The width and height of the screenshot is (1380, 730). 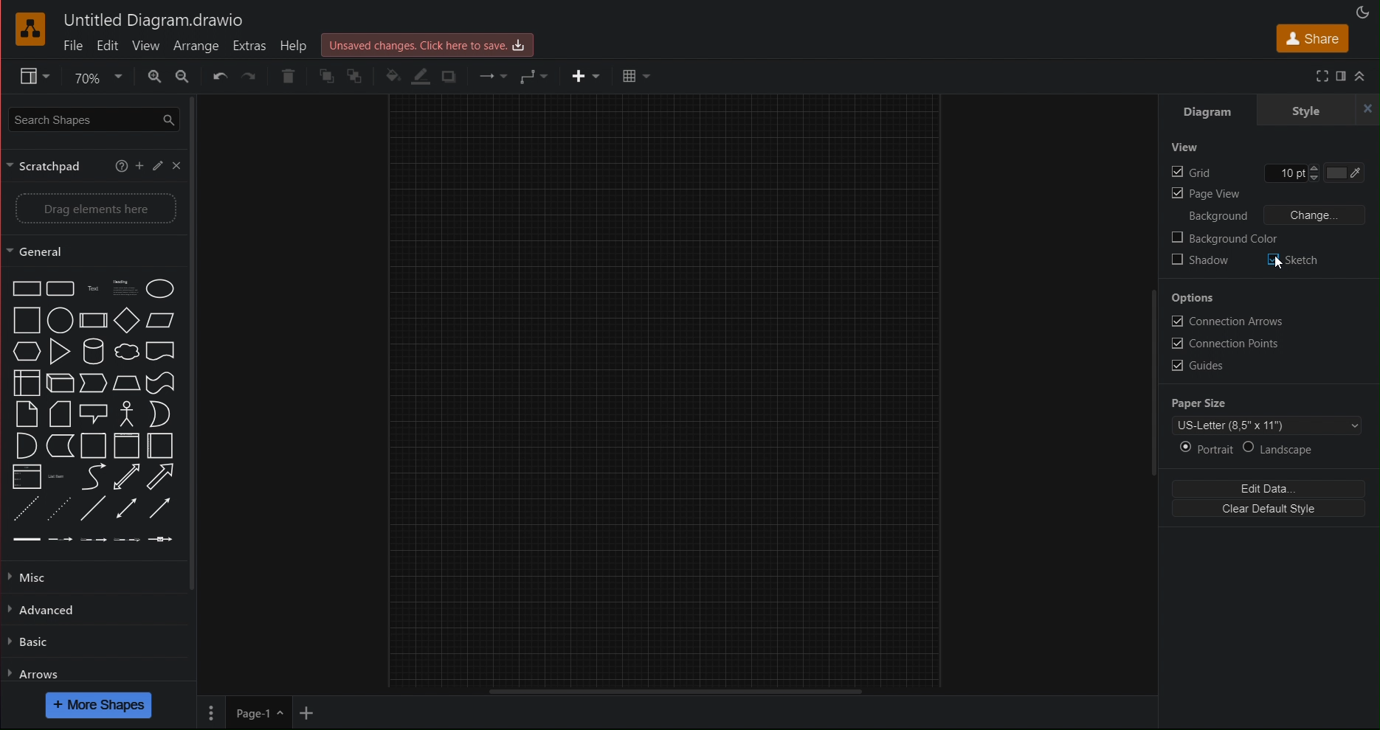 What do you see at coordinates (162, 383) in the screenshot?
I see `tape` at bounding box center [162, 383].